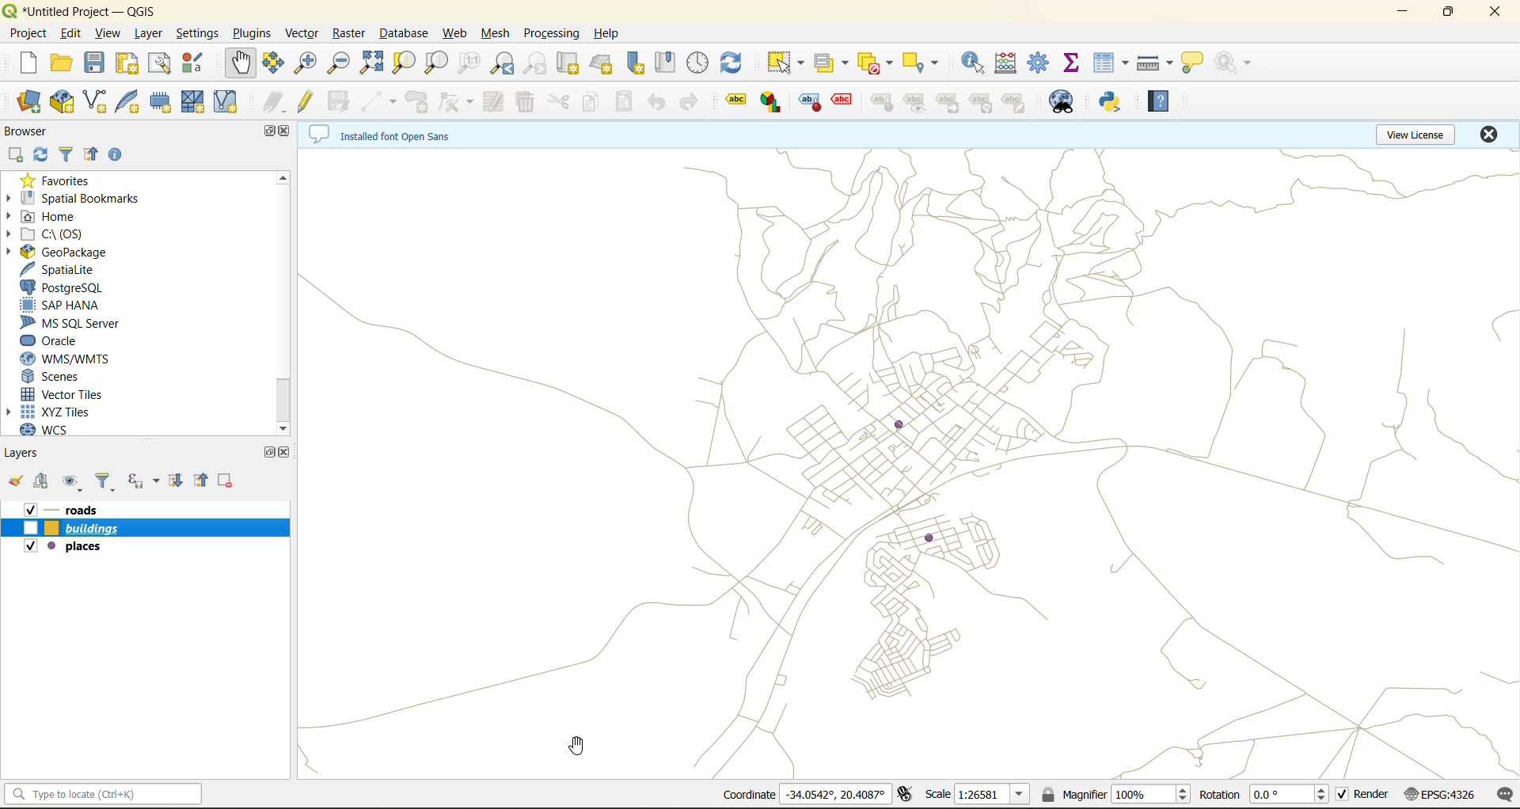 This screenshot has height=809, width=1520. I want to click on oracle, so click(60, 341).